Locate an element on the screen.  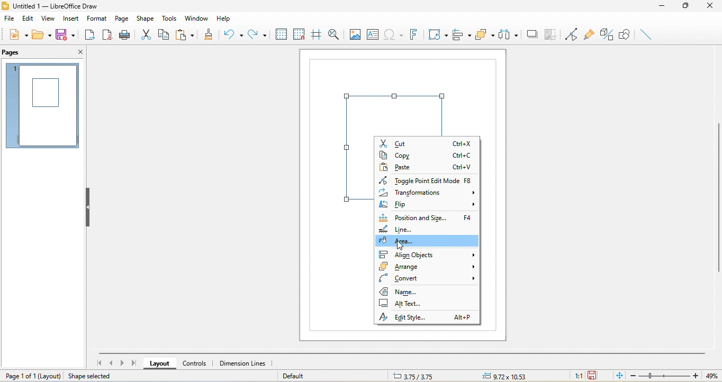
paste is located at coordinates (185, 33).